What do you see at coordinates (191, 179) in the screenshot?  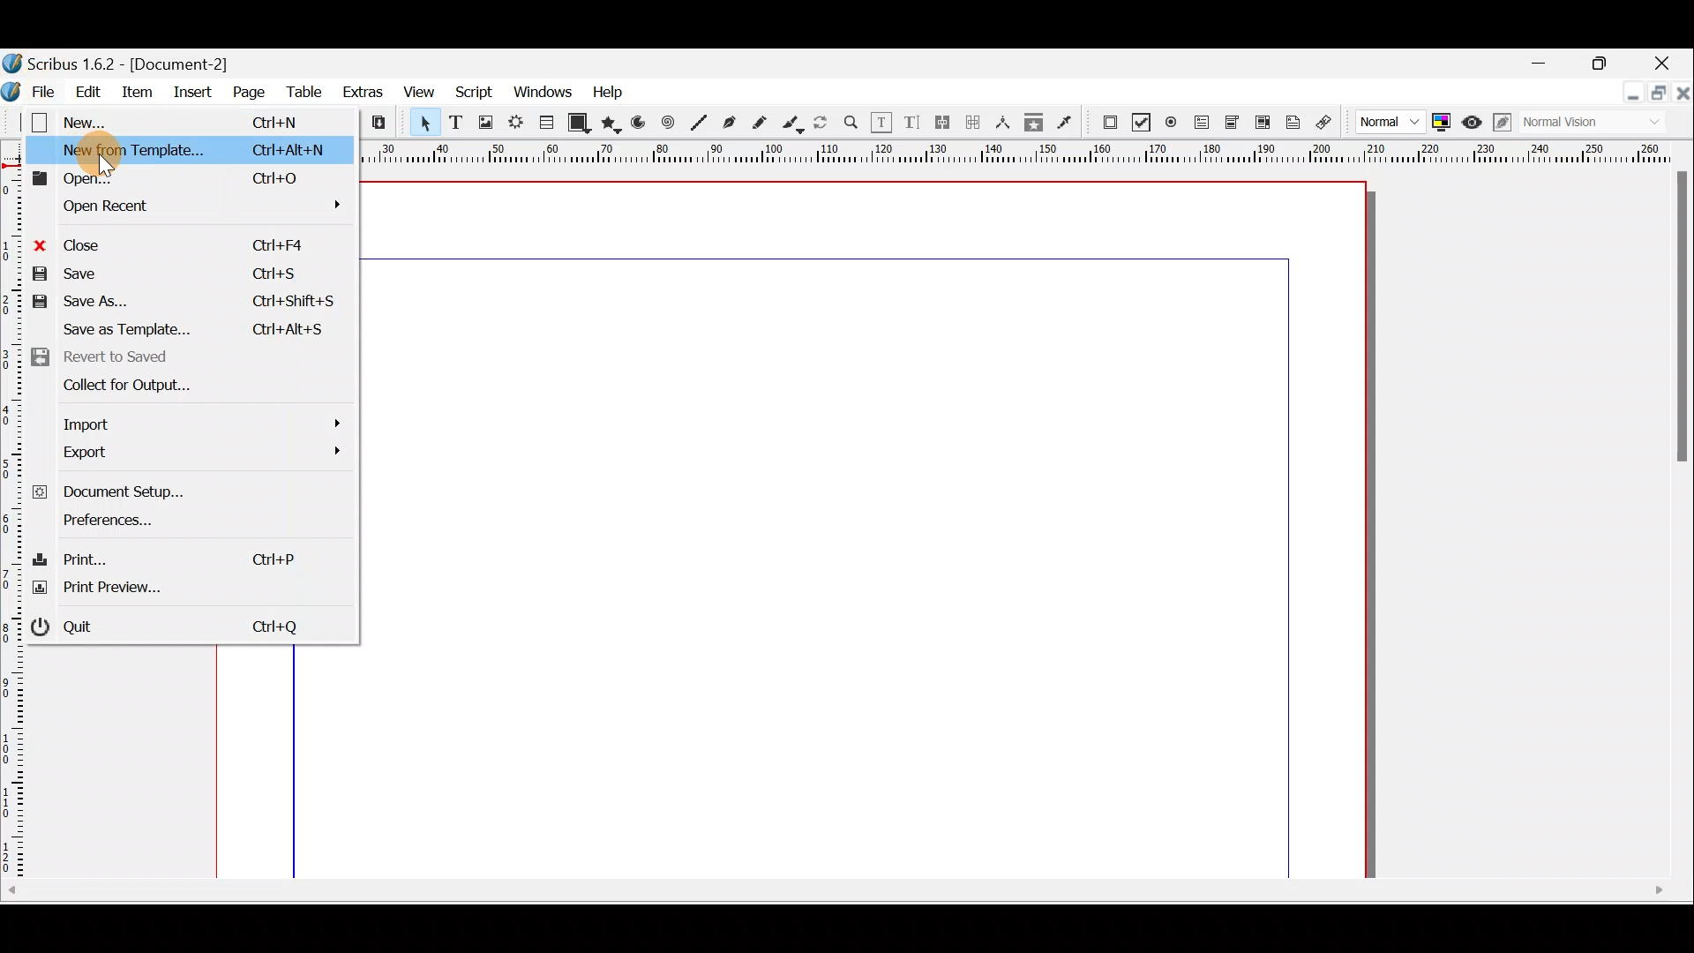 I see `Open` at bounding box center [191, 179].